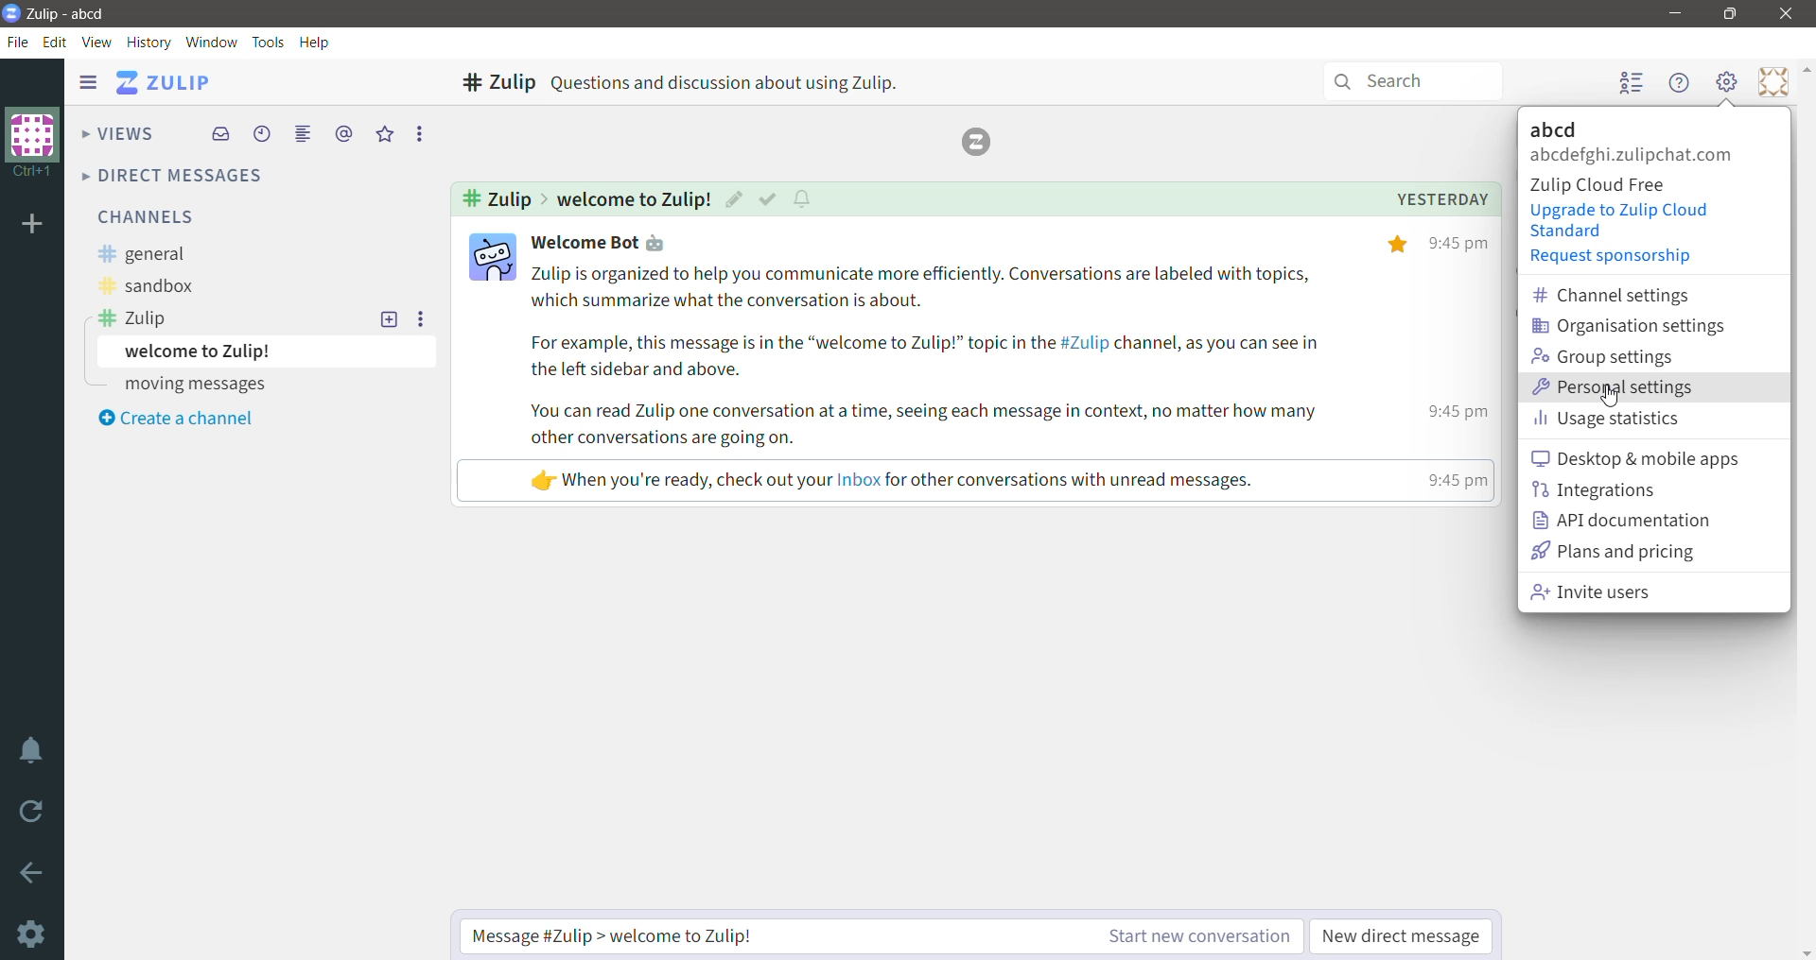 Image resolution: width=1816 pixels, height=960 pixels. I want to click on View, so click(97, 42).